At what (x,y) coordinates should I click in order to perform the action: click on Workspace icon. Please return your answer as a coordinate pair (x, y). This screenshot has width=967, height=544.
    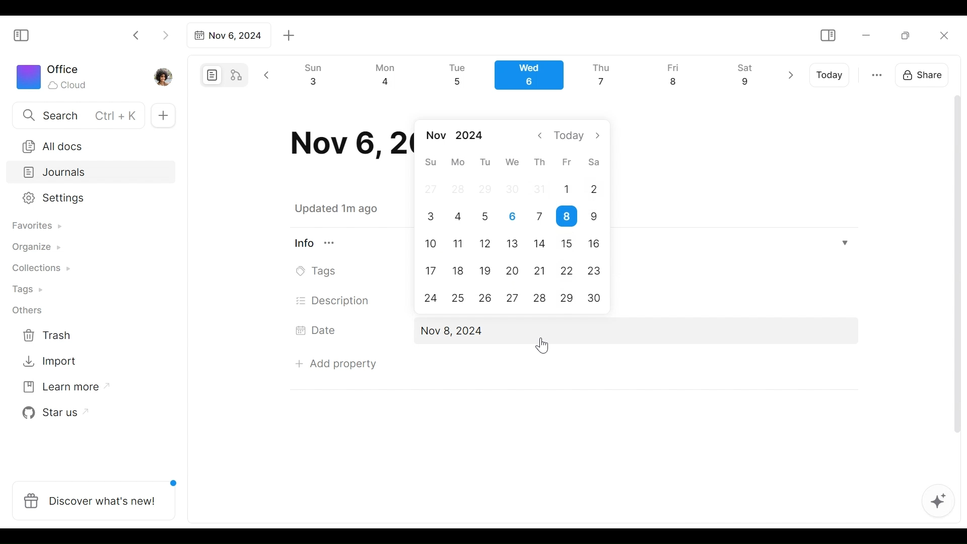
    Looking at the image, I should click on (53, 76).